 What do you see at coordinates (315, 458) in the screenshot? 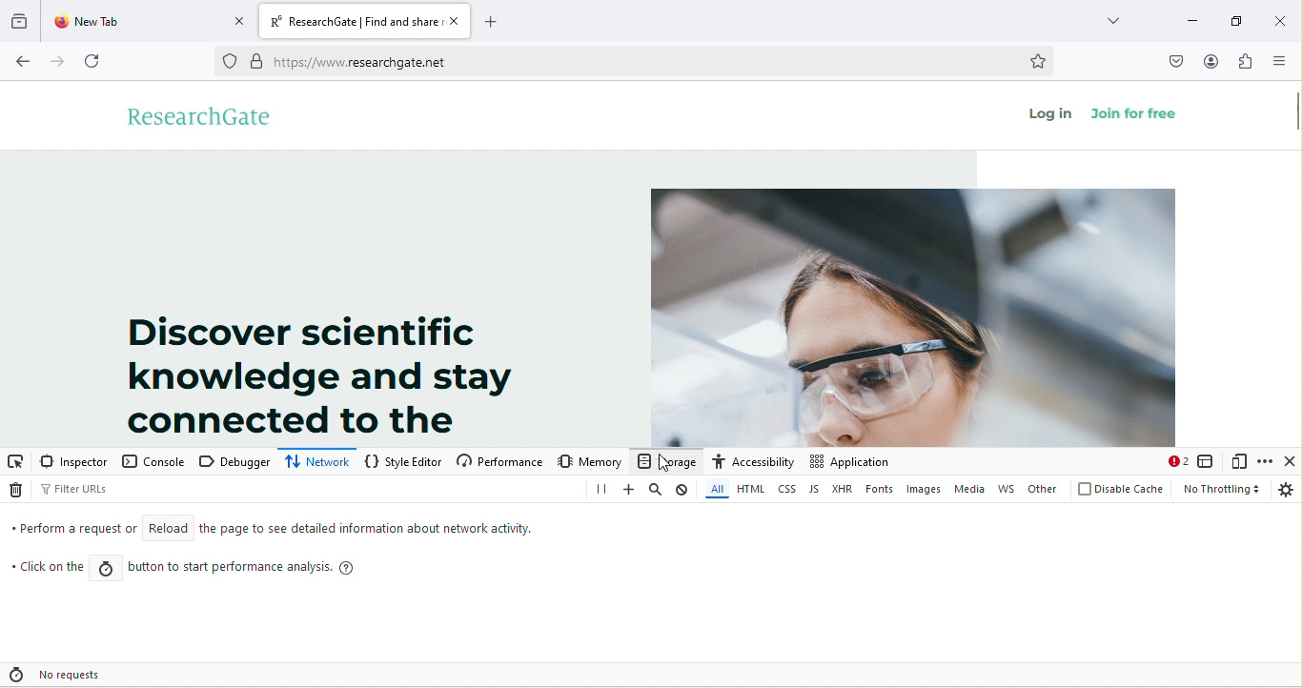
I see `network` at bounding box center [315, 458].